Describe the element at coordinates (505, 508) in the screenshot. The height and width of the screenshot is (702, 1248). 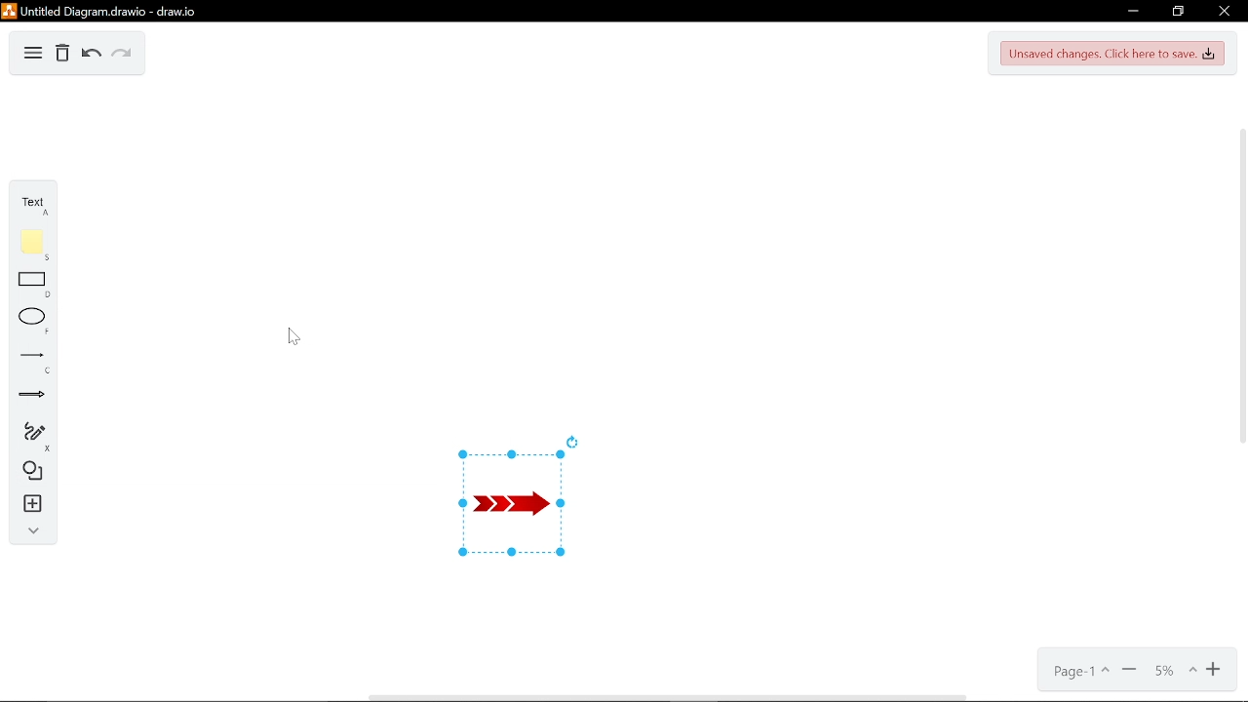
I see `Custom arrow added` at that location.